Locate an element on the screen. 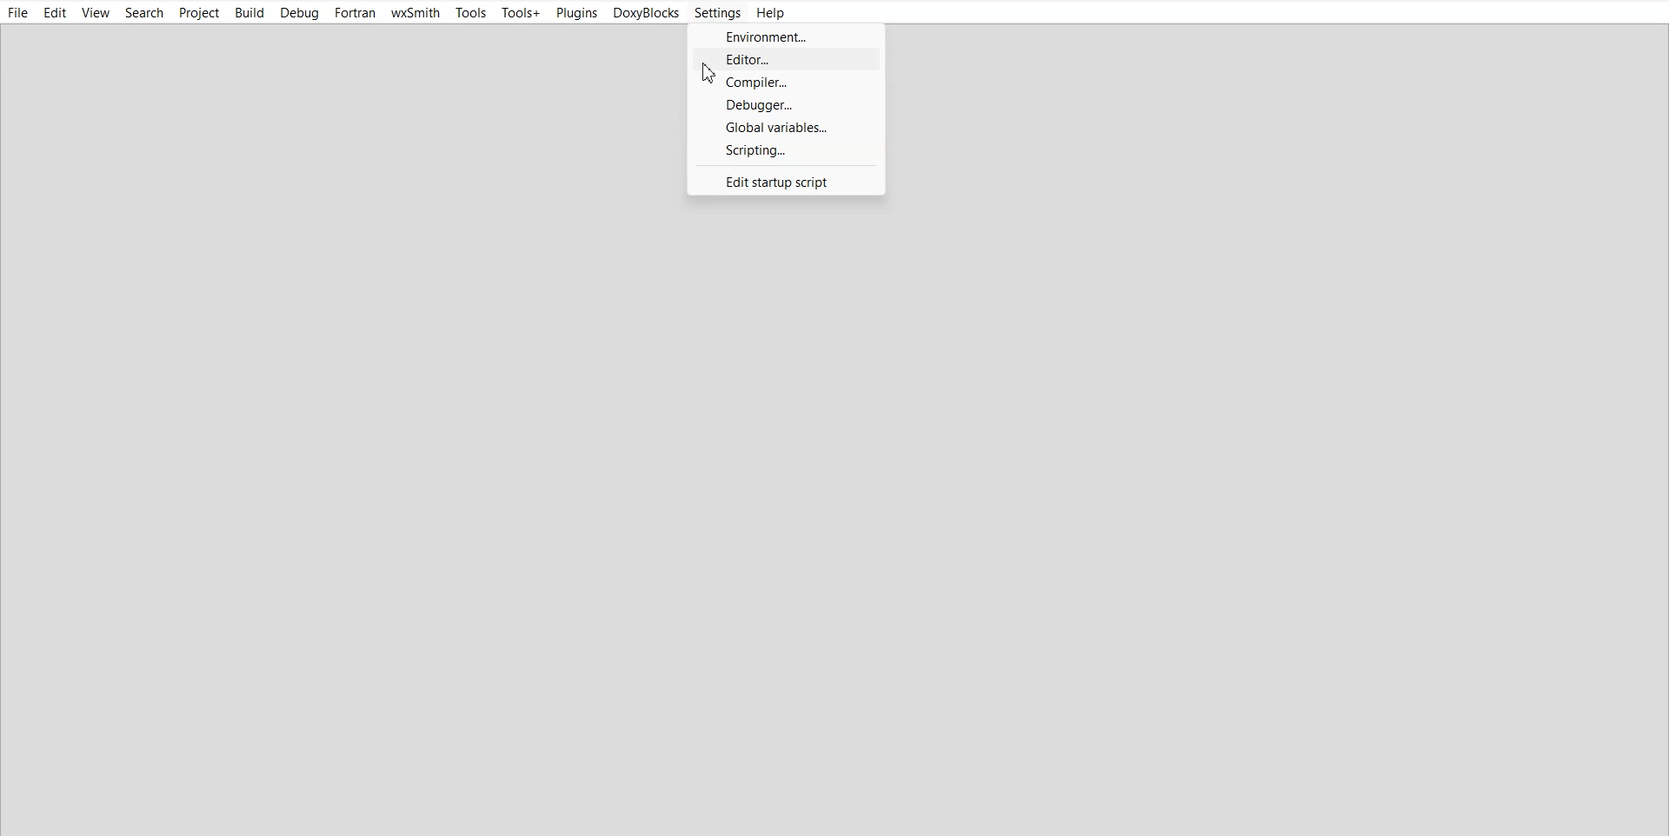  Environment is located at coordinates (786, 35).